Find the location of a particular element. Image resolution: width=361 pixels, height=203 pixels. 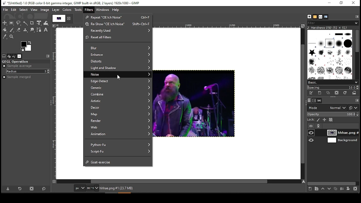

recently used is located at coordinates (118, 31).